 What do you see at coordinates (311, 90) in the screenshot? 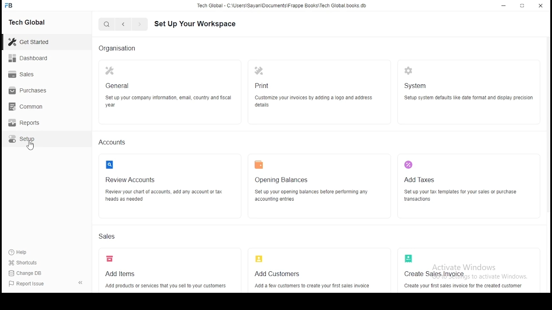
I see `Print ` at bounding box center [311, 90].